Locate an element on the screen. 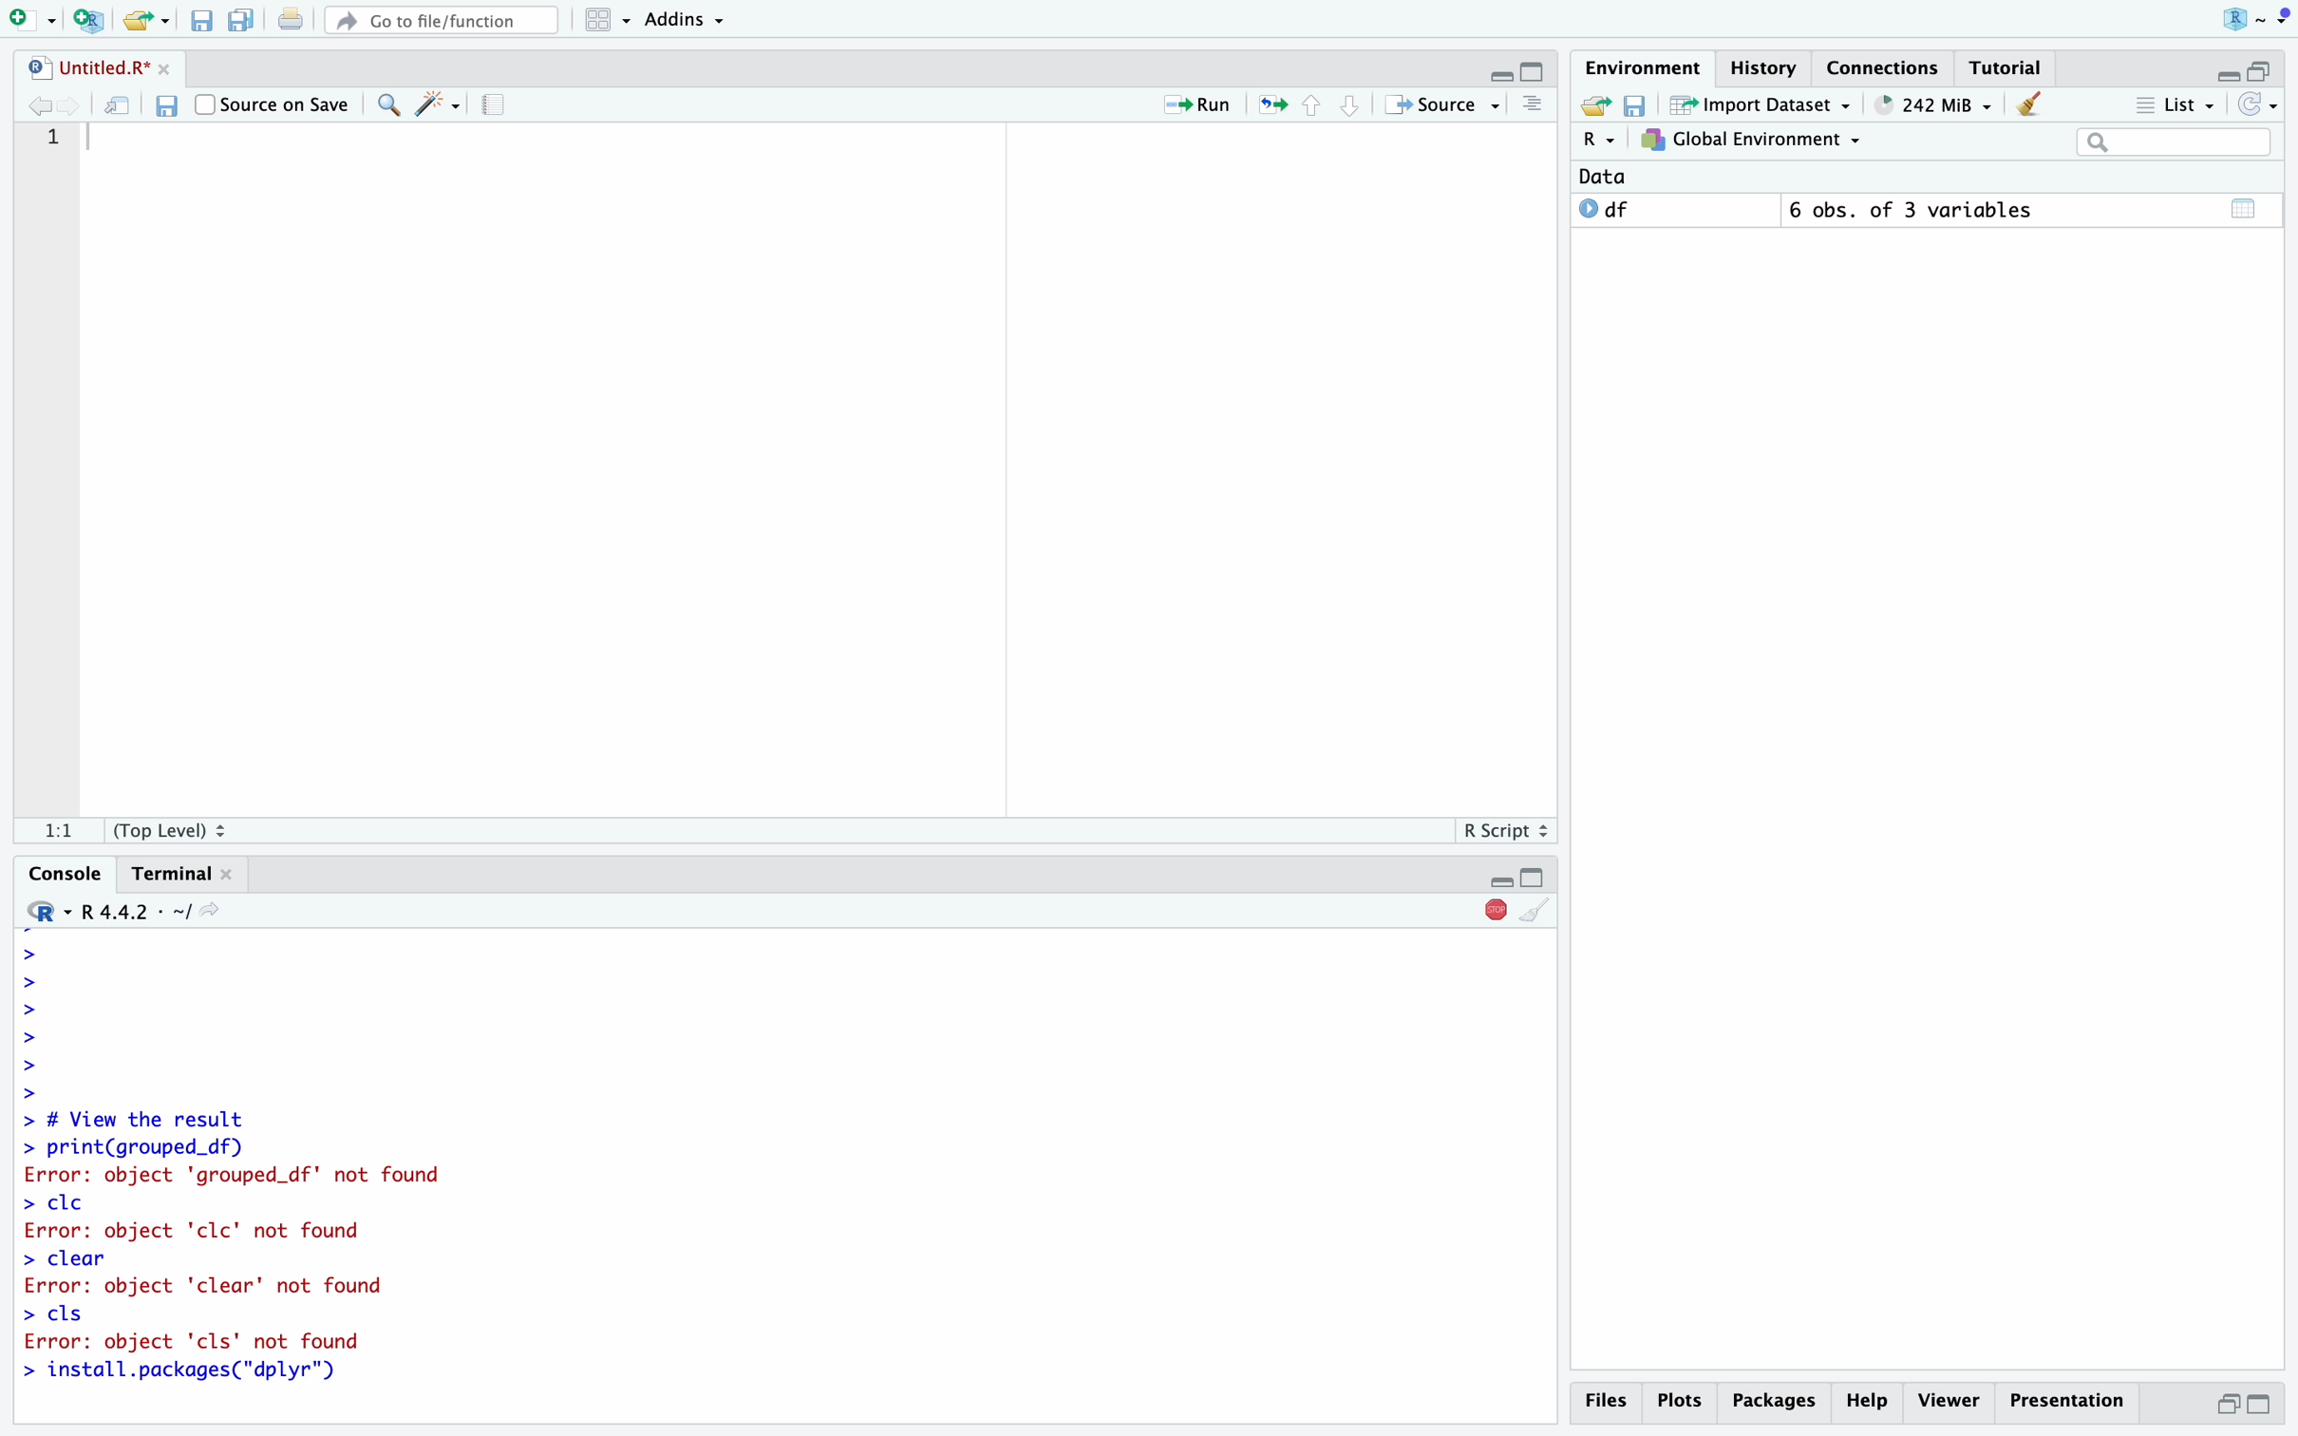 The width and height of the screenshot is (2298, 1436). Console is located at coordinates (66, 873).